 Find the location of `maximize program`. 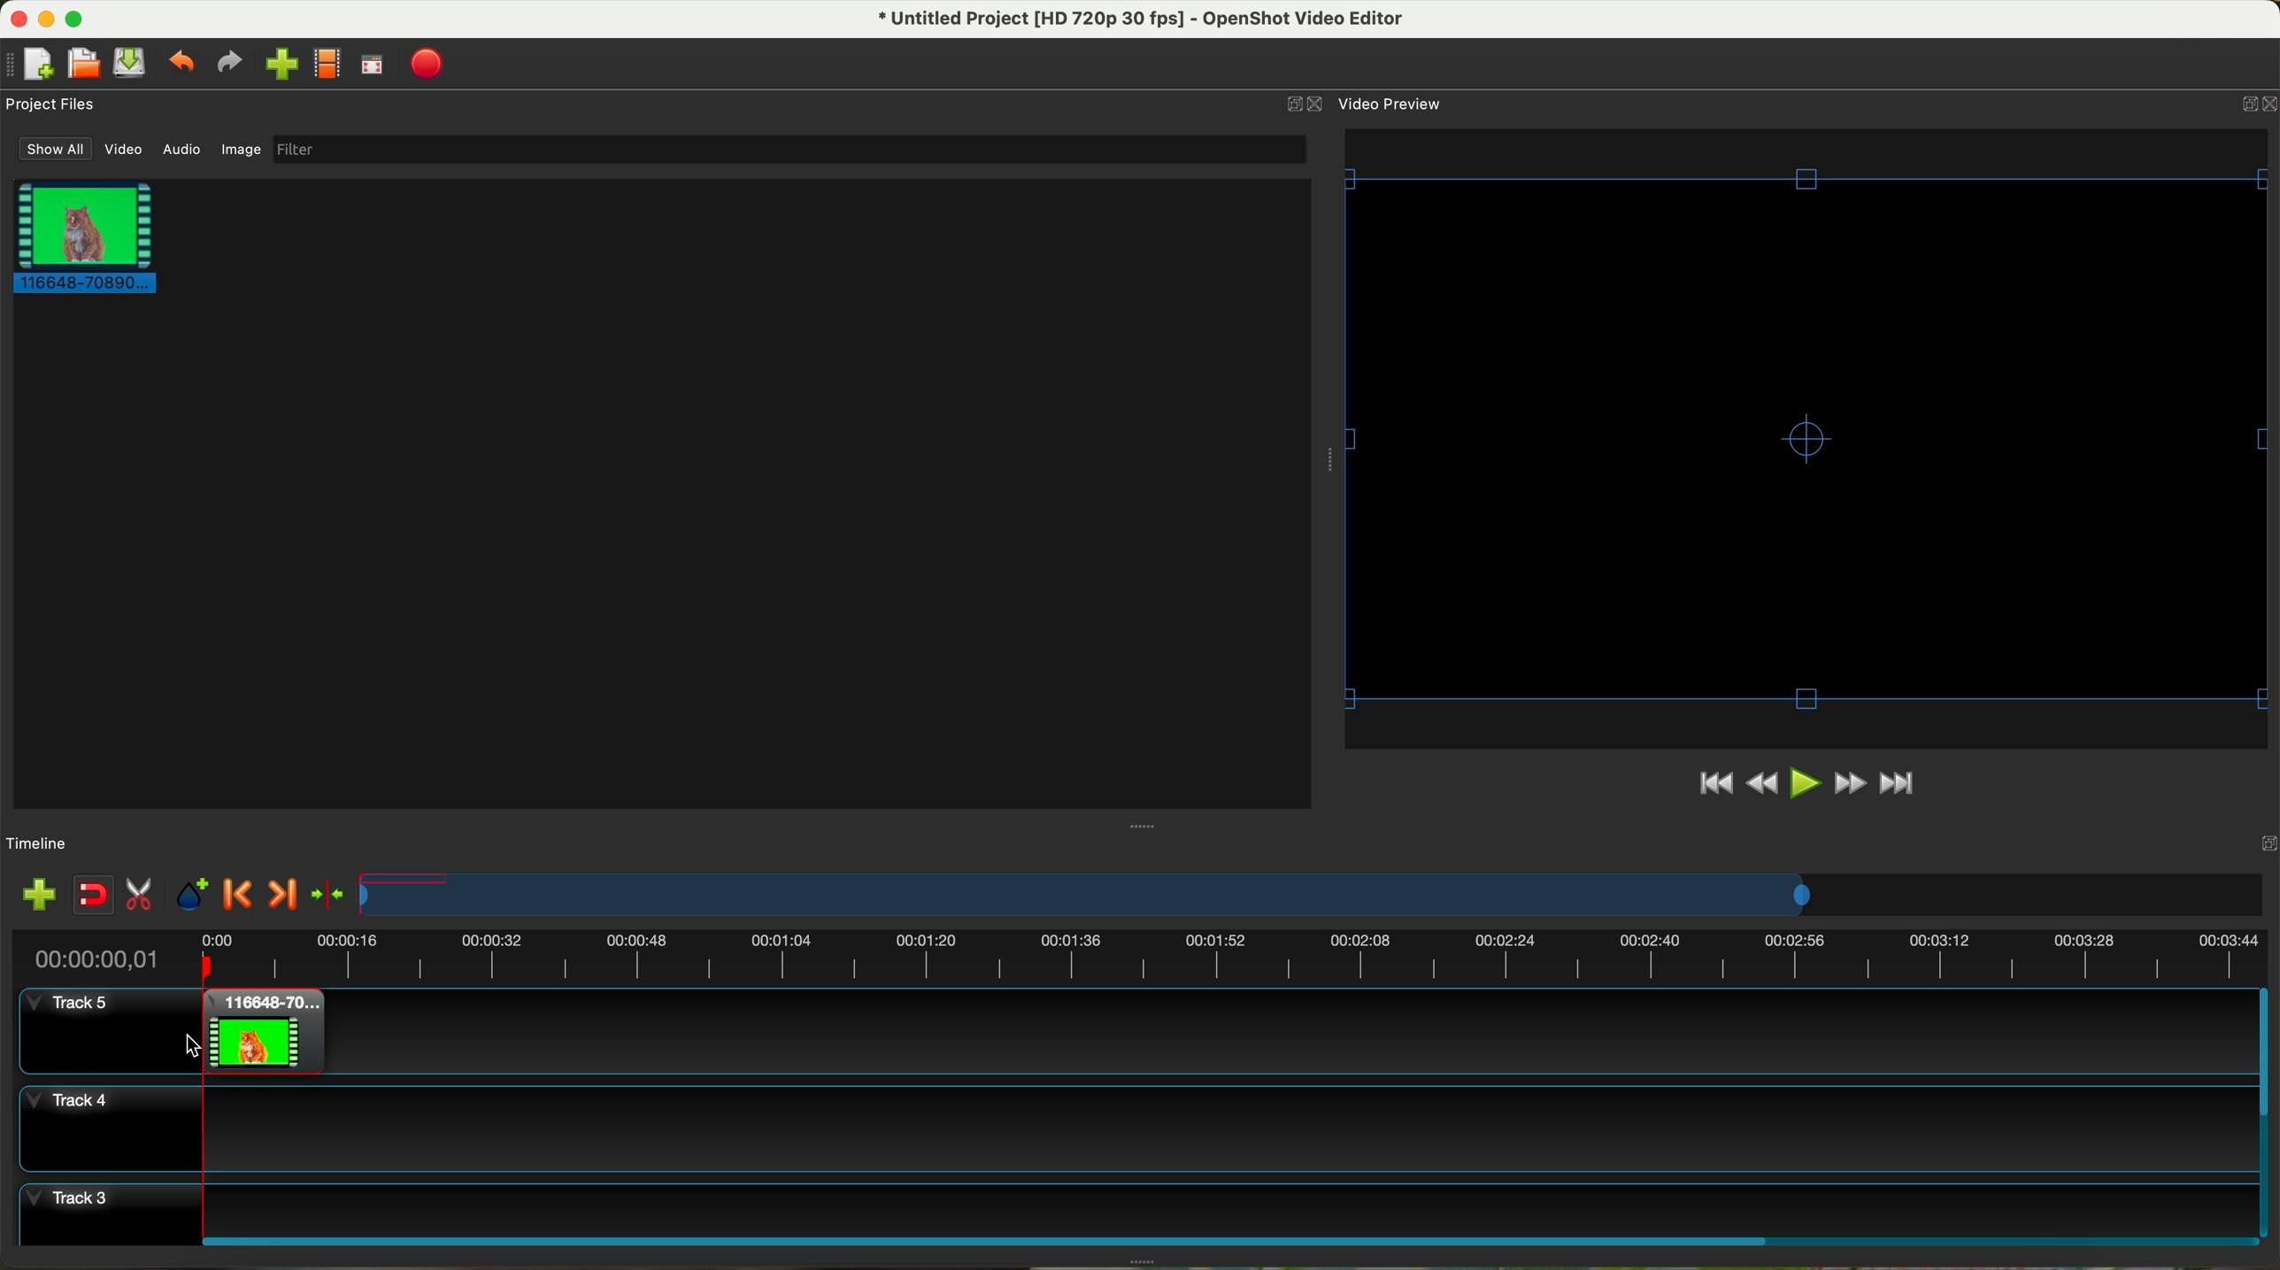

maximize program is located at coordinates (77, 19).